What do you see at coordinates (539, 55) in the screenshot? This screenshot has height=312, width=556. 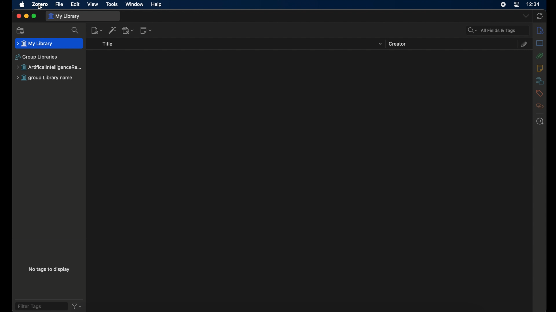 I see `attachments` at bounding box center [539, 55].